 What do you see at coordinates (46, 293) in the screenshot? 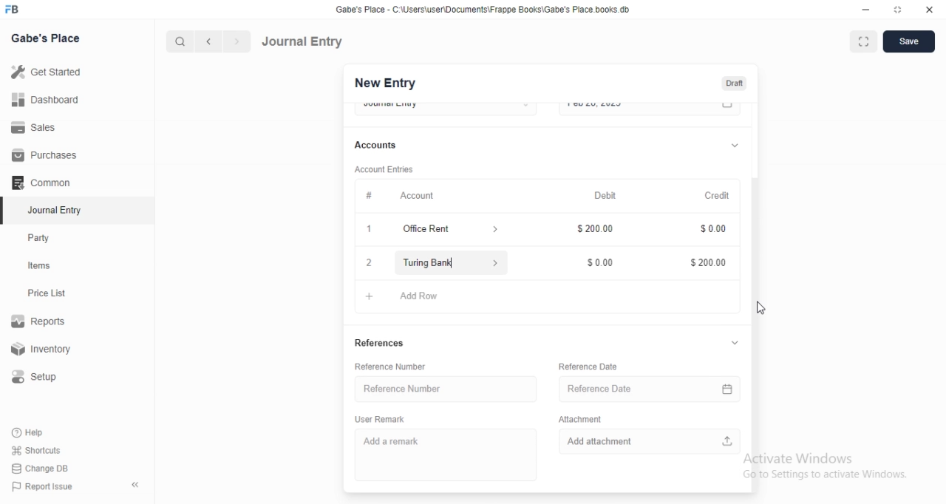
I see `Price List` at bounding box center [46, 293].